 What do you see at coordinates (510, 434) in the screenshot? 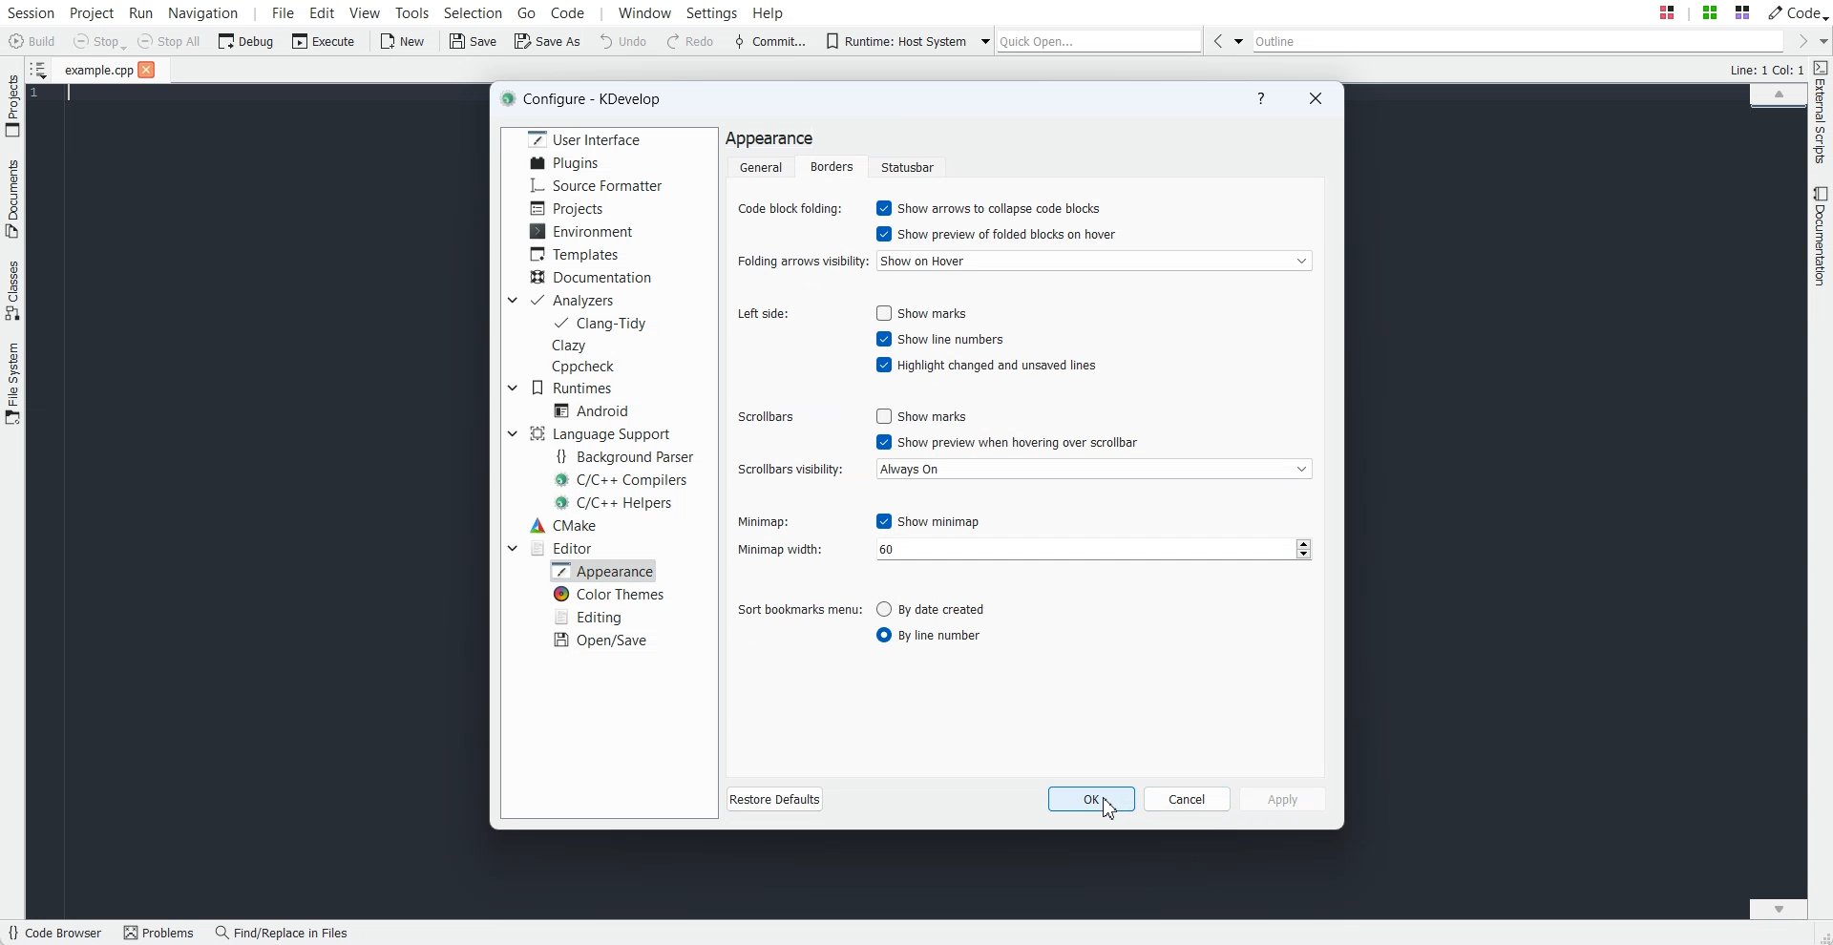
I see `Drop down box` at bounding box center [510, 434].